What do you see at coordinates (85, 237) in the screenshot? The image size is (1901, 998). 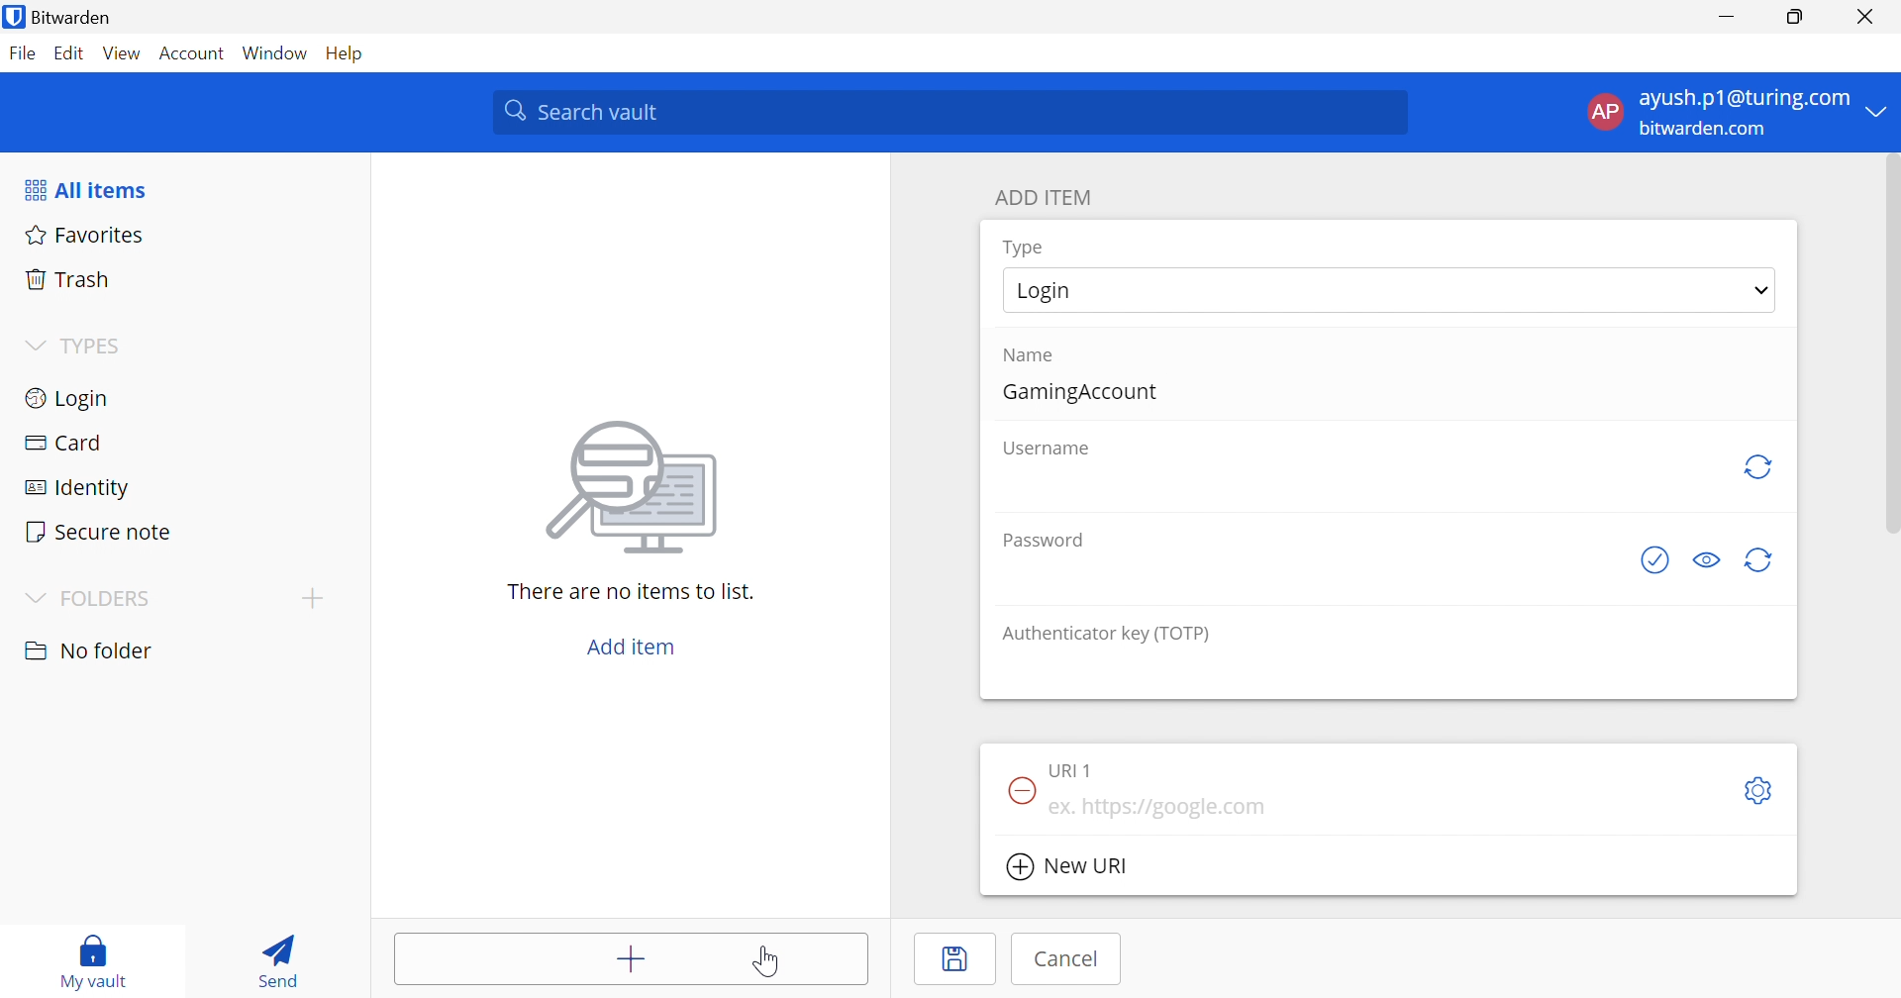 I see `Favorites` at bounding box center [85, 237].